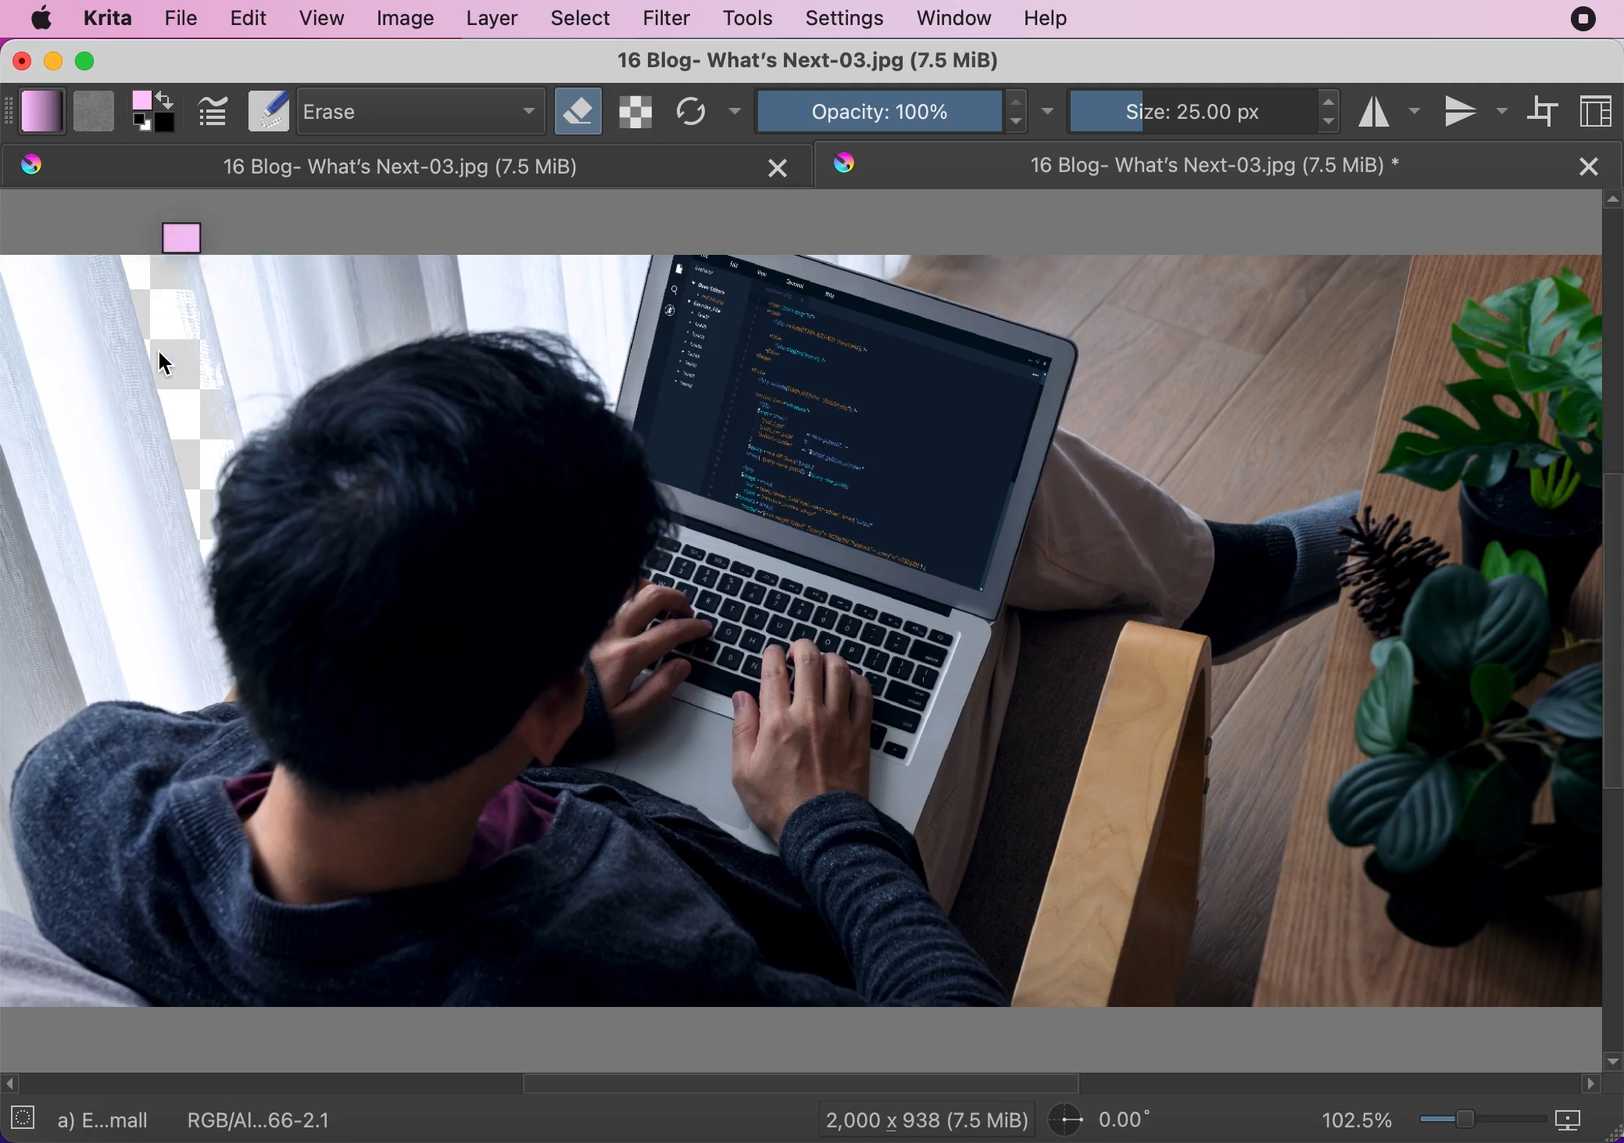  Describe the element at coordinates (689, 112) in the screenshot. I see `reload original preset` at that location.